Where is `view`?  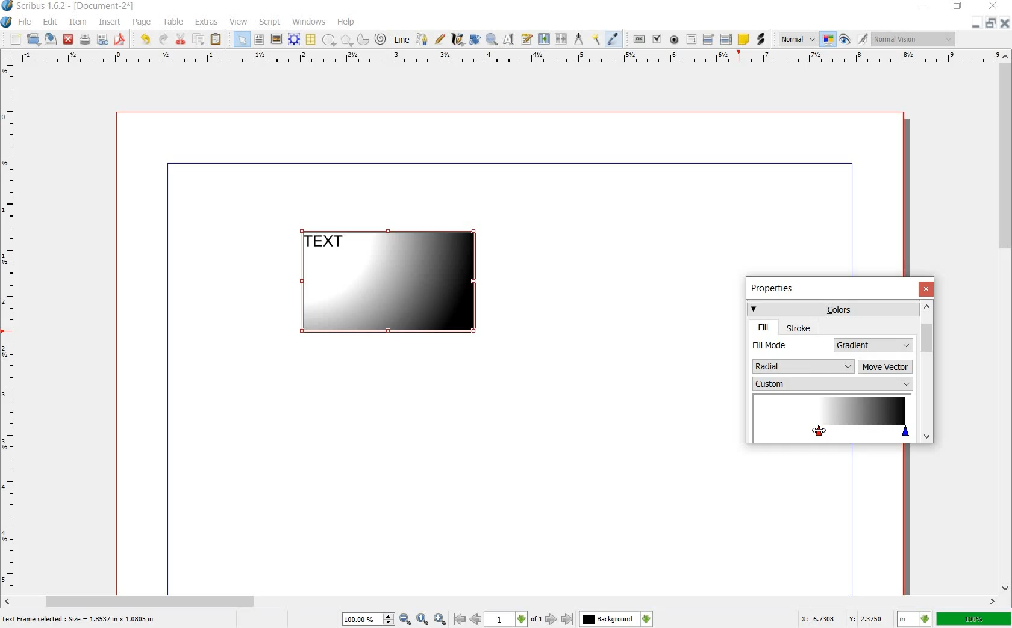 view is located at coordinates (239, 22).